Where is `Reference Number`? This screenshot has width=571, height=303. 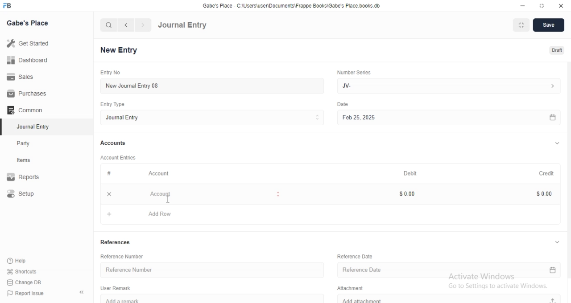 Reference Number is located at coordinates (210, 270).